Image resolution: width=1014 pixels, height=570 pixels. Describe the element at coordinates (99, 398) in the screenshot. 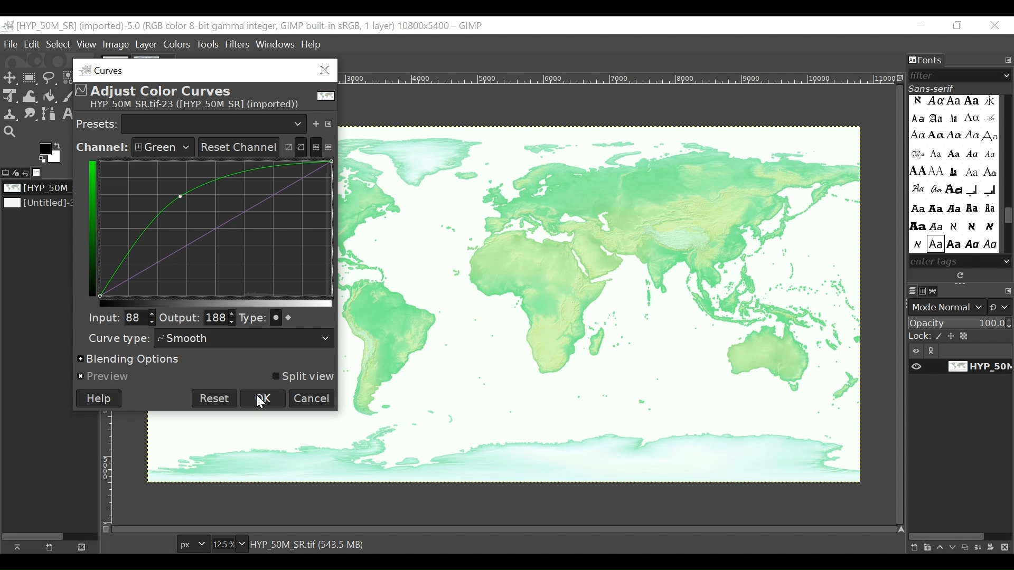

I see `Help` at that location.